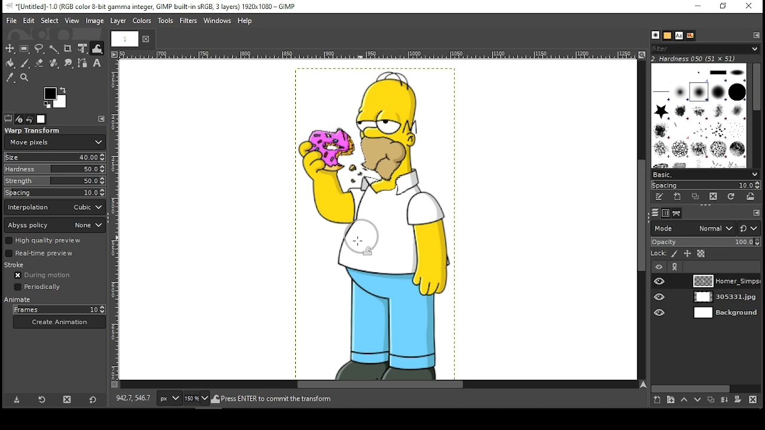  What do you see at coordinates (675, 267) in the screenshot?
I see `link` at bounding box center [675, 267].